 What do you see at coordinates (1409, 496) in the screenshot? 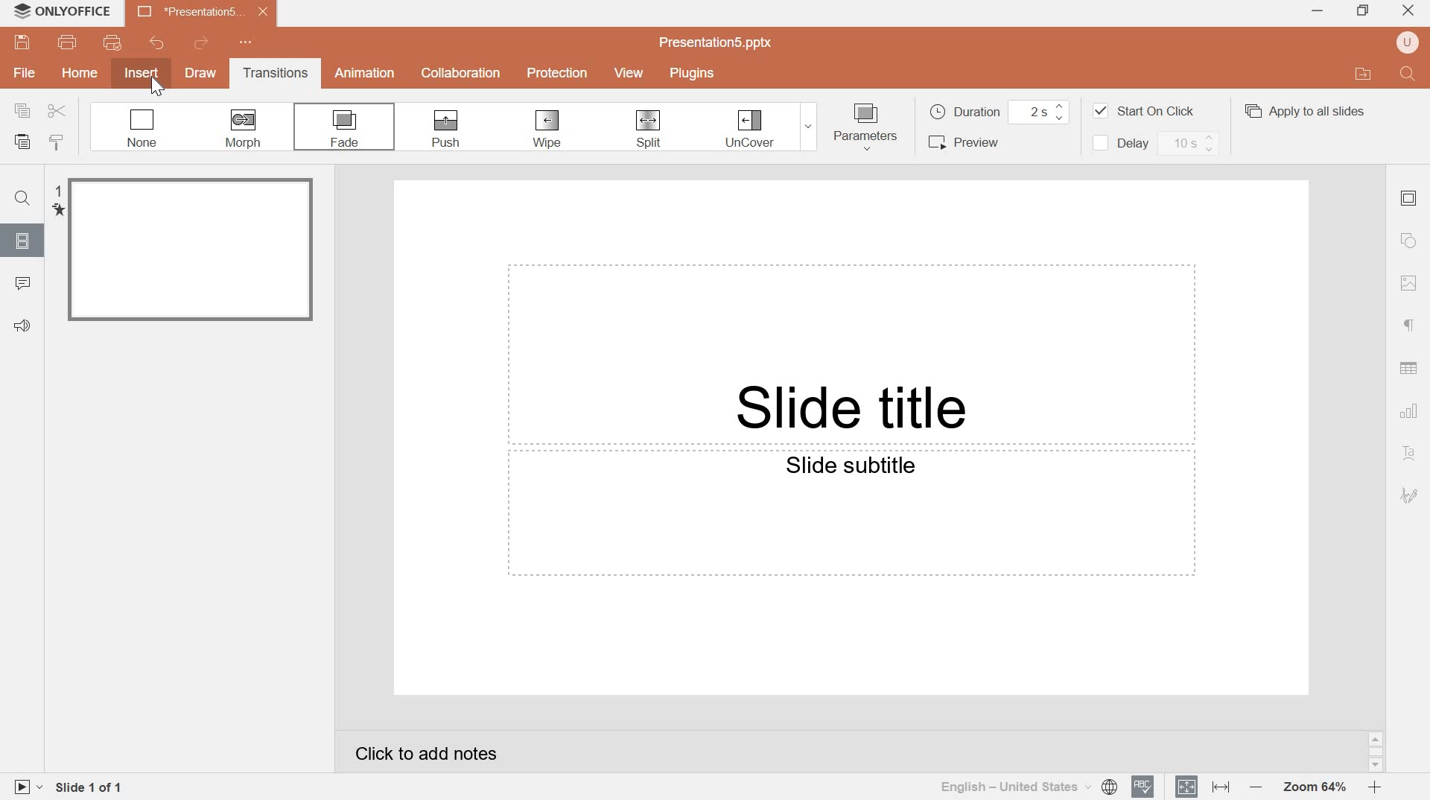
I see `signature` at bounding box center [1409, 496].